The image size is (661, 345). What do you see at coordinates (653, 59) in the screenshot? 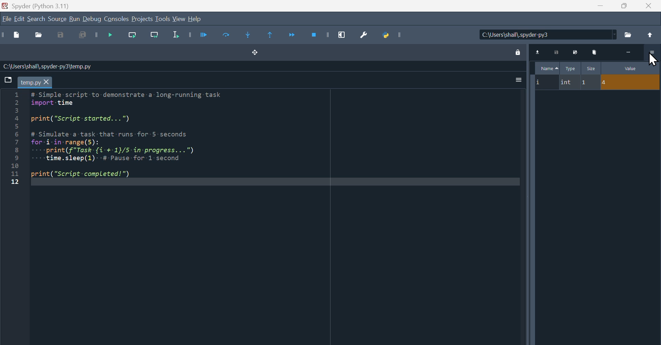
I see `Cursor` at bounding box center [653, 59].